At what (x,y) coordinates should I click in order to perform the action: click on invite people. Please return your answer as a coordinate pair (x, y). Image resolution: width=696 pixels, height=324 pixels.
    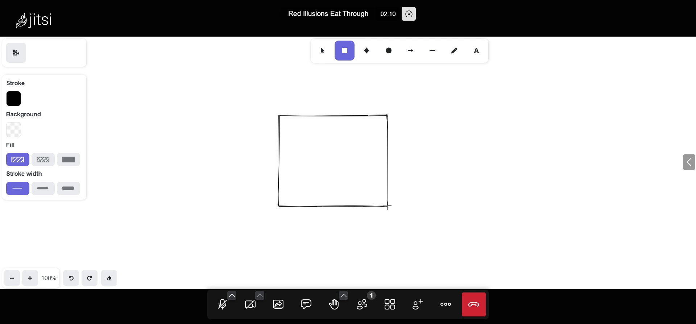
    Looking at the image, I should click on (416, 304).